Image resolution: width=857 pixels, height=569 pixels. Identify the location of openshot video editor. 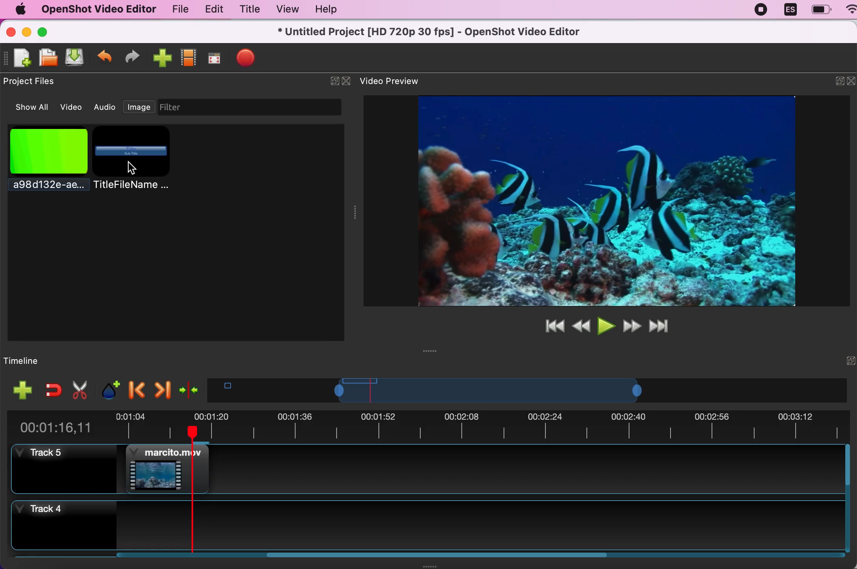
(98, 10).